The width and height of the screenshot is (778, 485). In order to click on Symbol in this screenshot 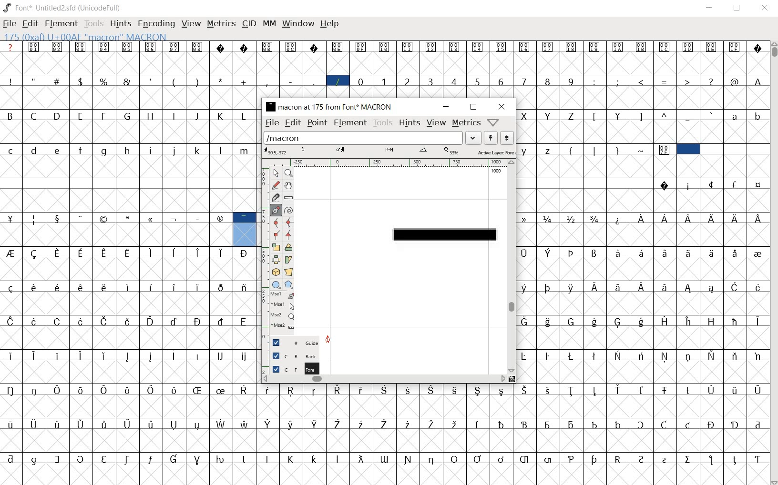, I will do `click(128, 47)`.